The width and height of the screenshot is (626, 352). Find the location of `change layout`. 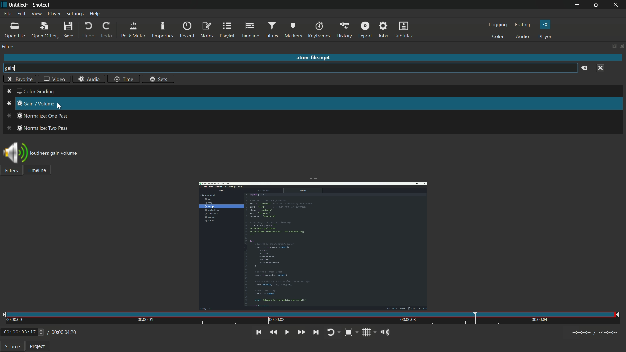

change layout is located at coordinates (612, 46).